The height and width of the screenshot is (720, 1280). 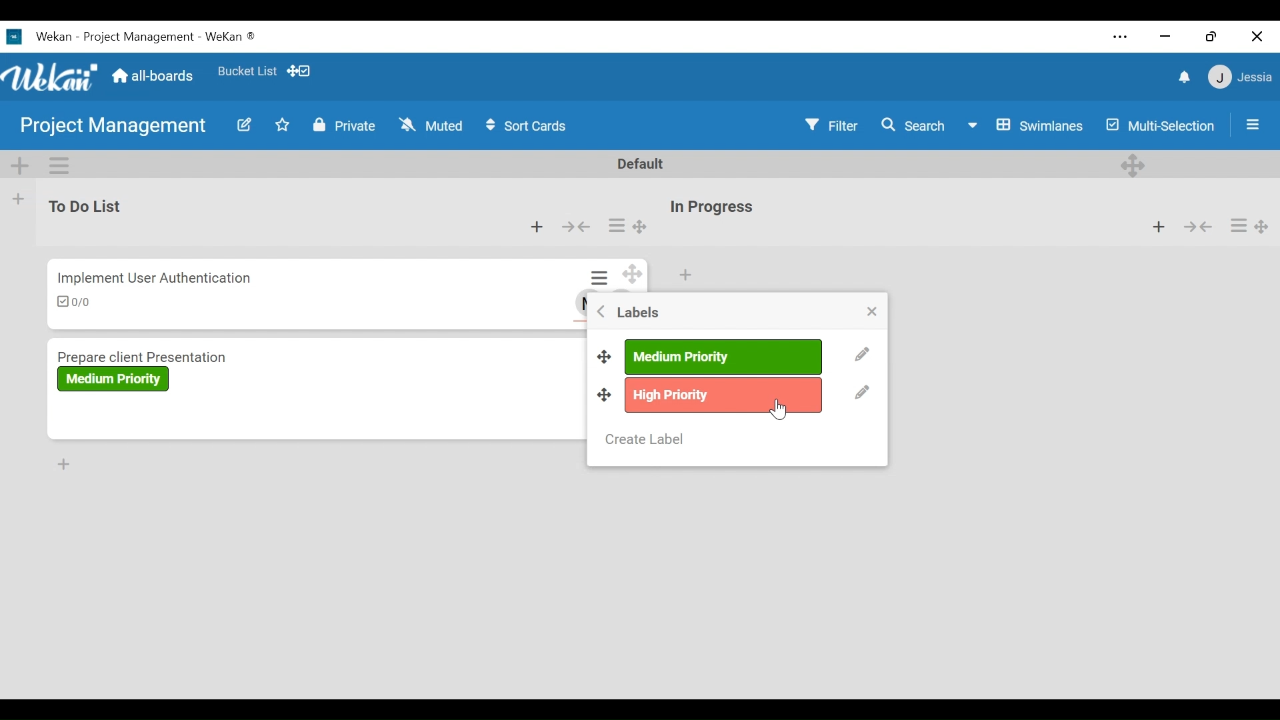 What do you see at coordinates (1213, 36) in the screenshot?
I see `Restore` at bounding box center [1213, 36].